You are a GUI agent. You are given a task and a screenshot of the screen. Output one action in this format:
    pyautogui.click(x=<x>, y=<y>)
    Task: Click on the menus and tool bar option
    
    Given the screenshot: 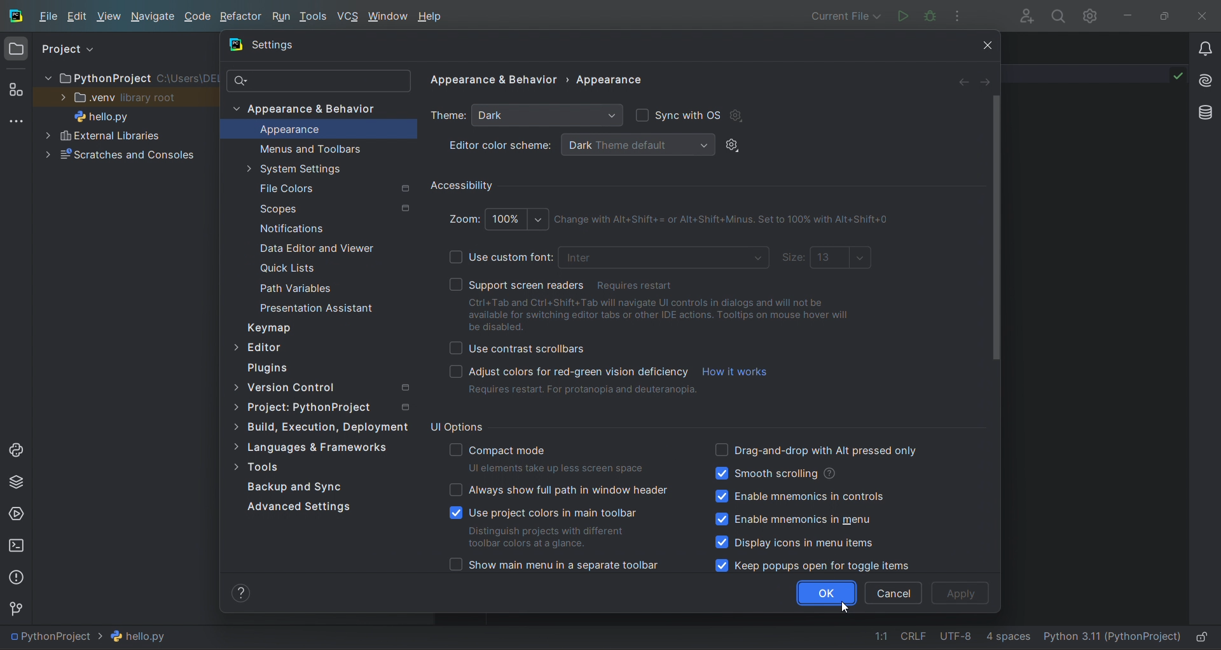 What is the action you would take?
    pyautogui.click(x=317, y=149)
    